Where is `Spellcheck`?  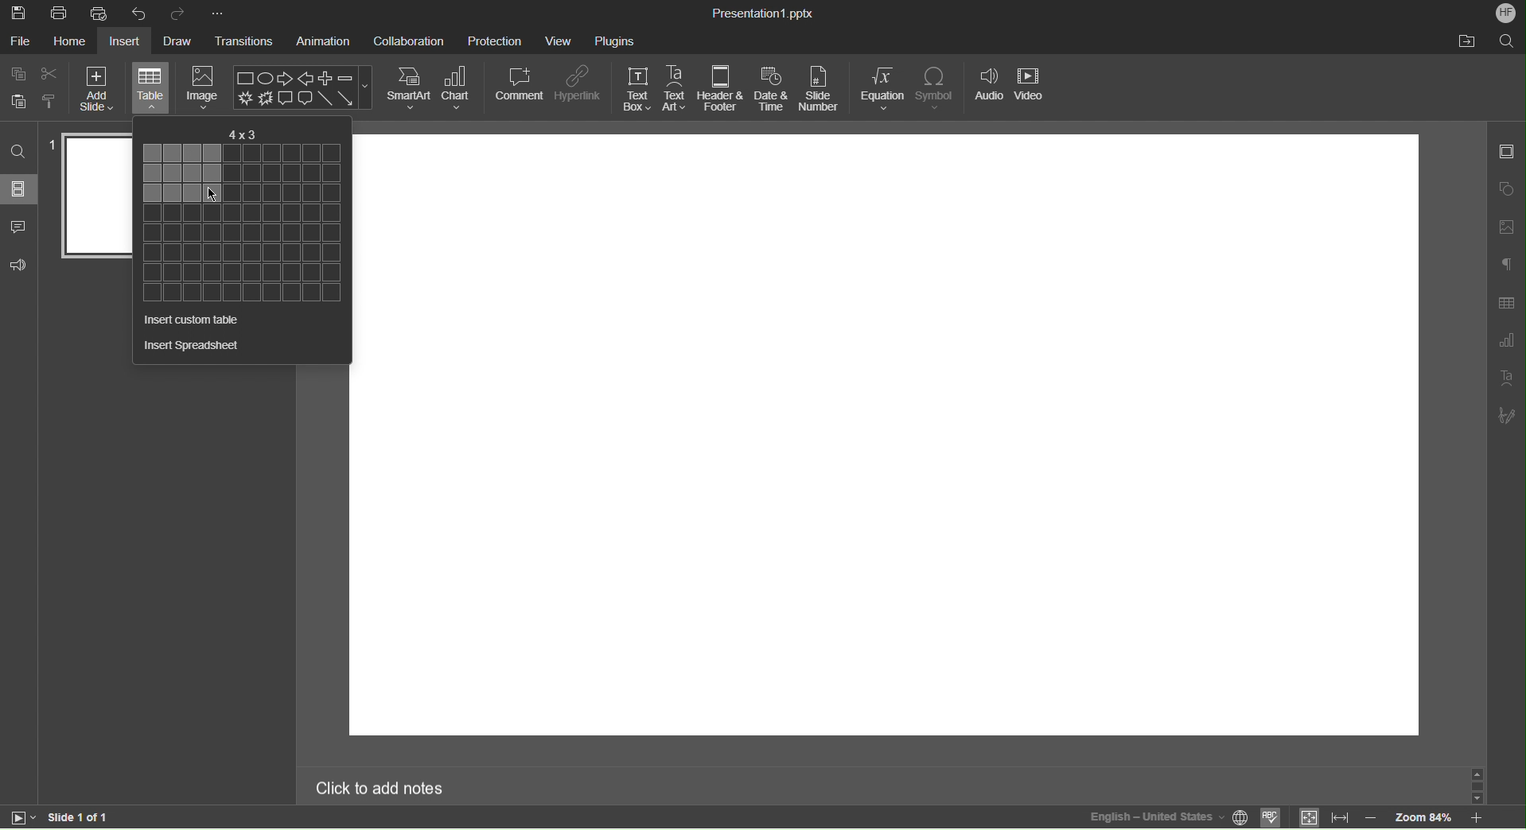
Spellcheck is located at coordinates (1271, 818).